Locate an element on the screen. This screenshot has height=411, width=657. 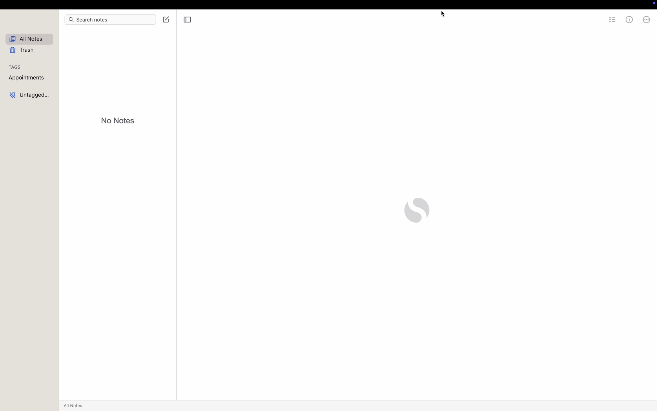
toggle sidebar is located at coordinates (188, 20).